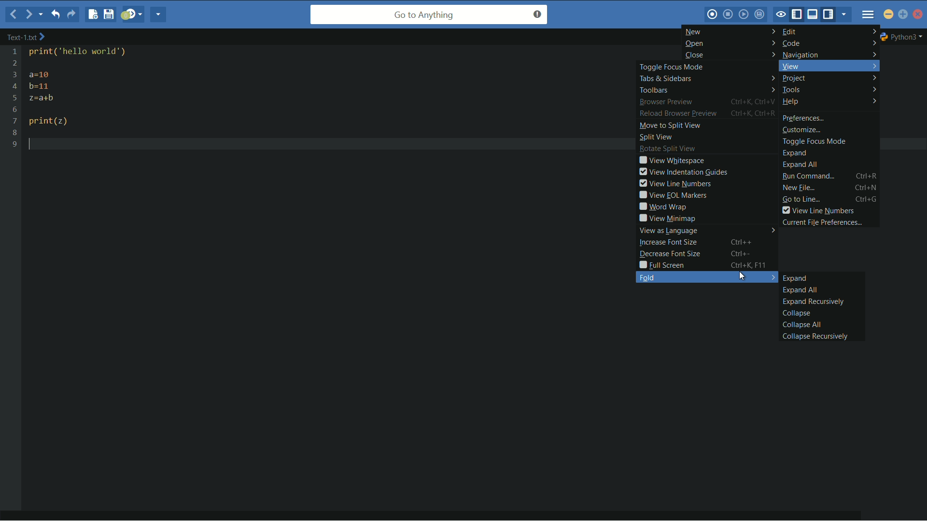 This screenshot has width=927, height=521. Describe the element at coordinates (830, 102) in the screenshot. I see `help` at that location.